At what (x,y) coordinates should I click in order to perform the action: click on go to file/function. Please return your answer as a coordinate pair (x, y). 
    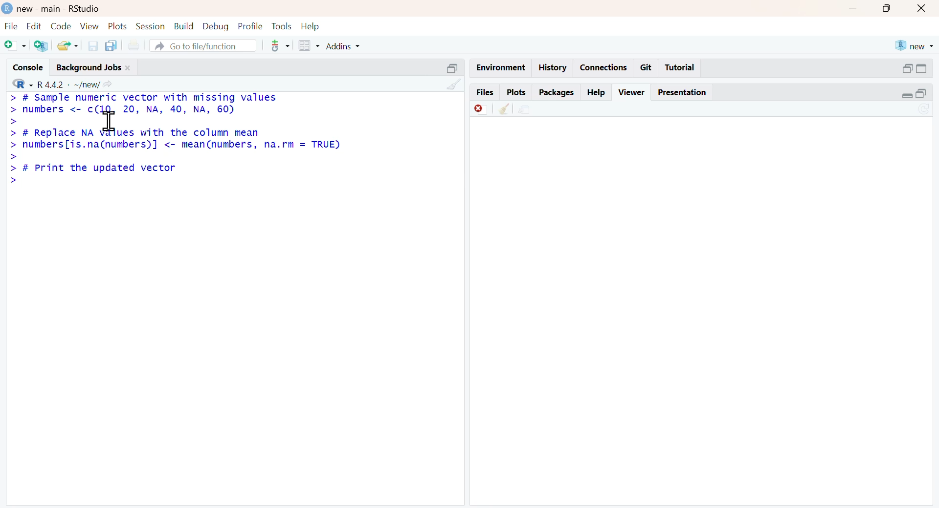
    Looking at the image, I should click on (203, 45).